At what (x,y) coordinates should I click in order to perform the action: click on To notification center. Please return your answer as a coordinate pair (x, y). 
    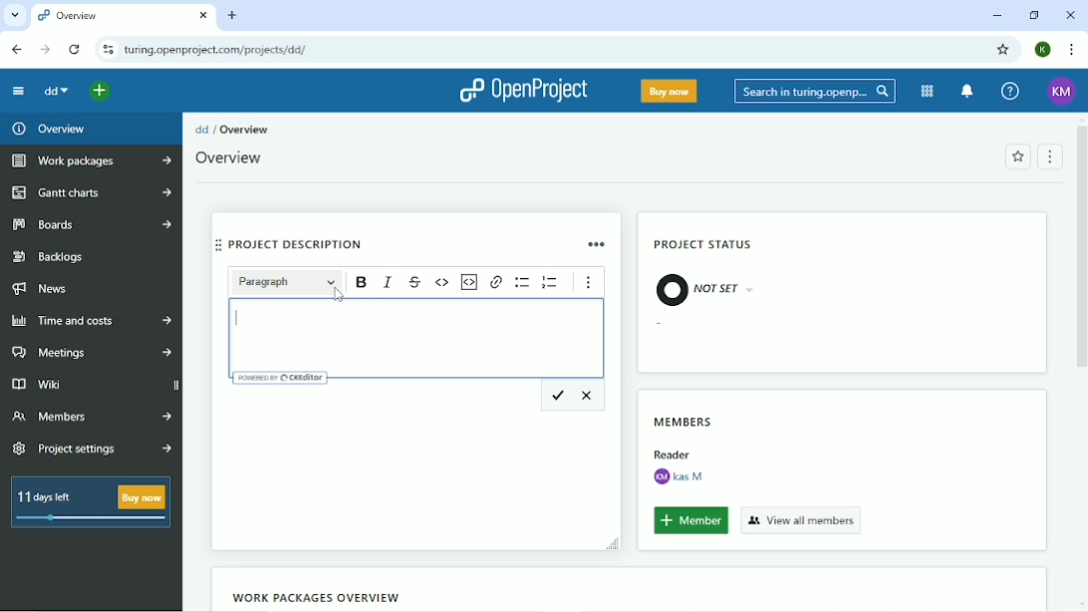
    Looking at the image, I should click on (968, 91).